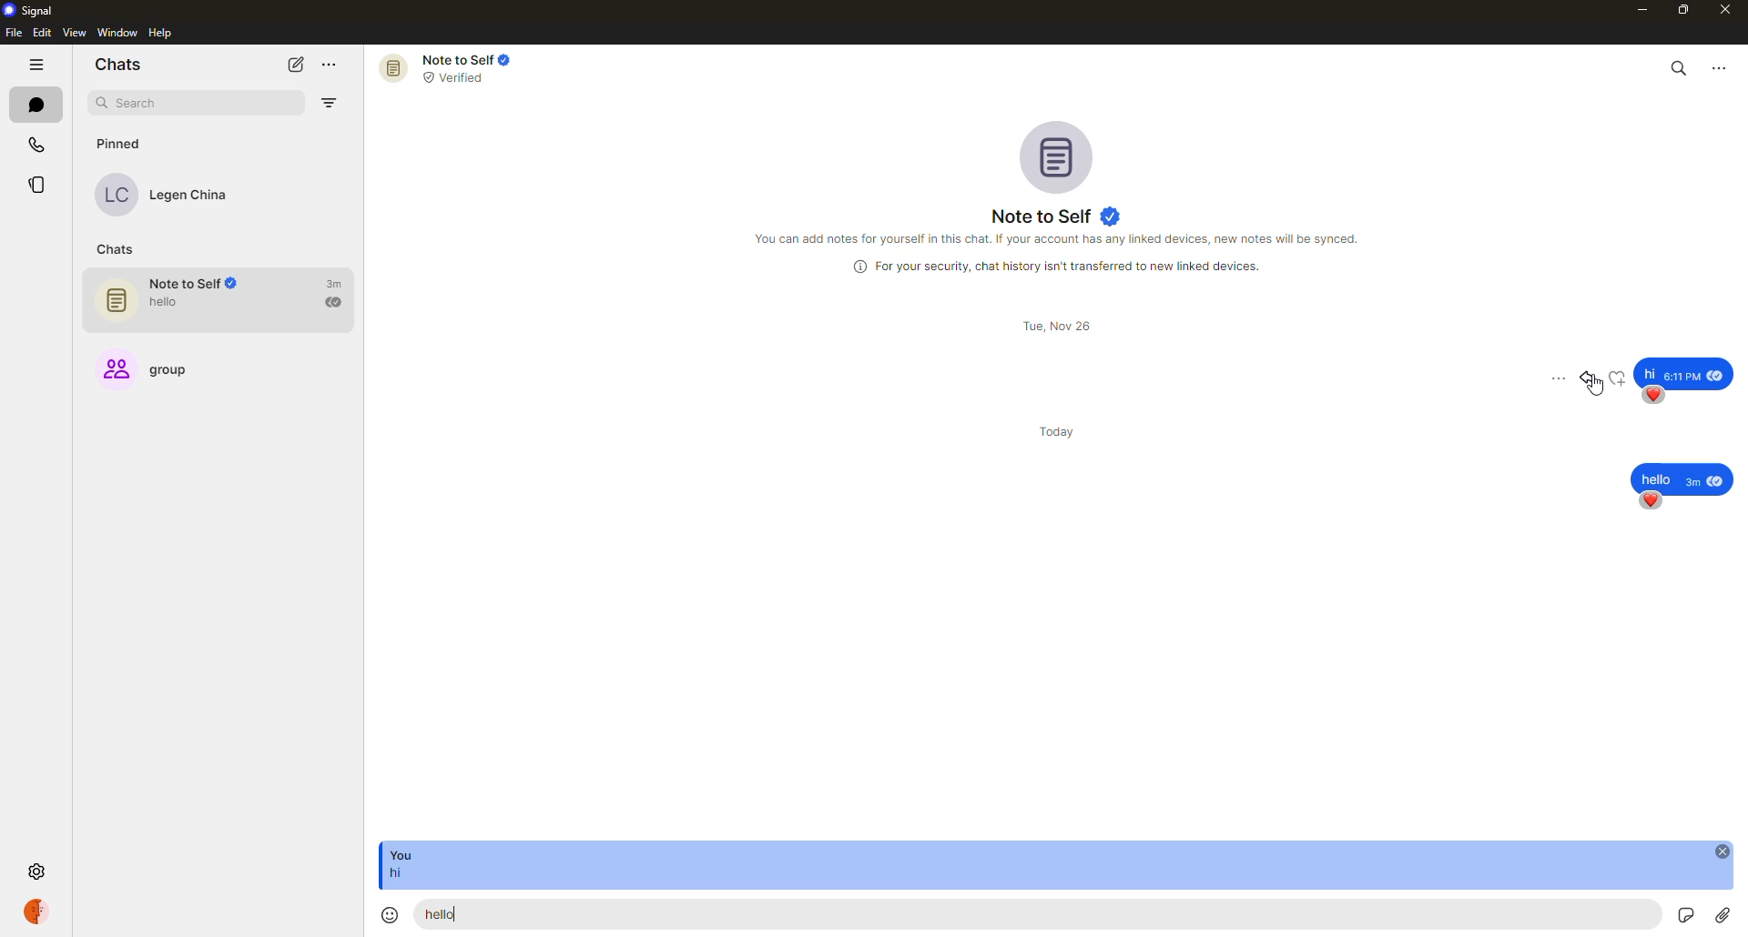 The width and height of the screenshot is (1748, 937). I want to click on search, so click(1680, 66).